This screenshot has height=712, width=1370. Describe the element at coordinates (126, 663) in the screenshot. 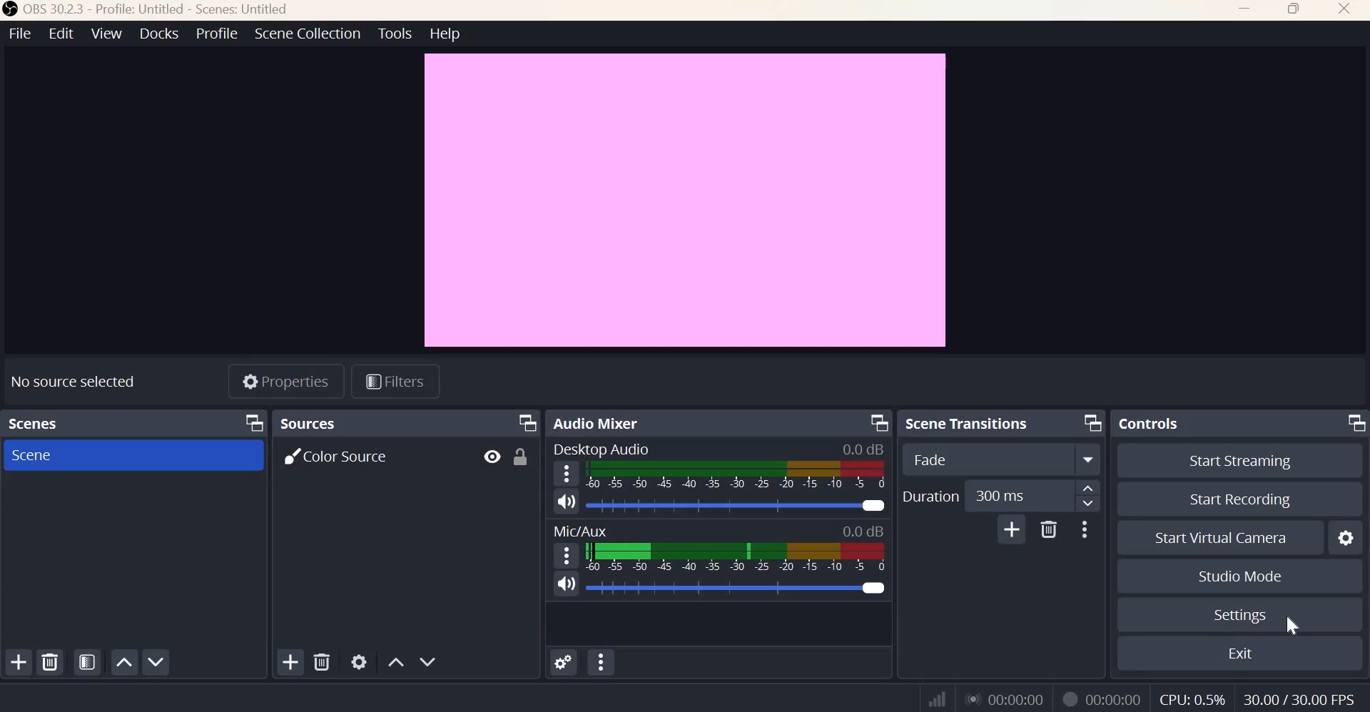

I see `Move scene up` at that location.